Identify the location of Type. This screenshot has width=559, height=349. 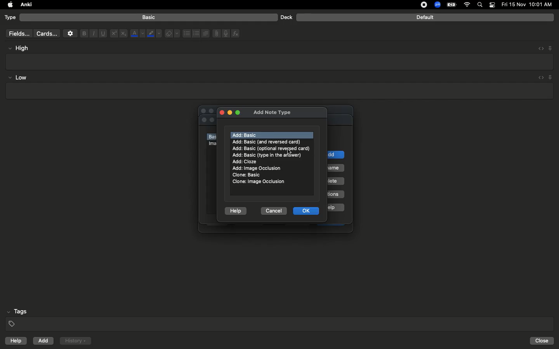
(10, 18).